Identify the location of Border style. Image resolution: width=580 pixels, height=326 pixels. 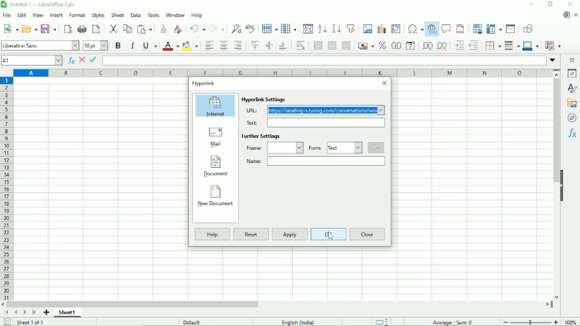
(512, 46).